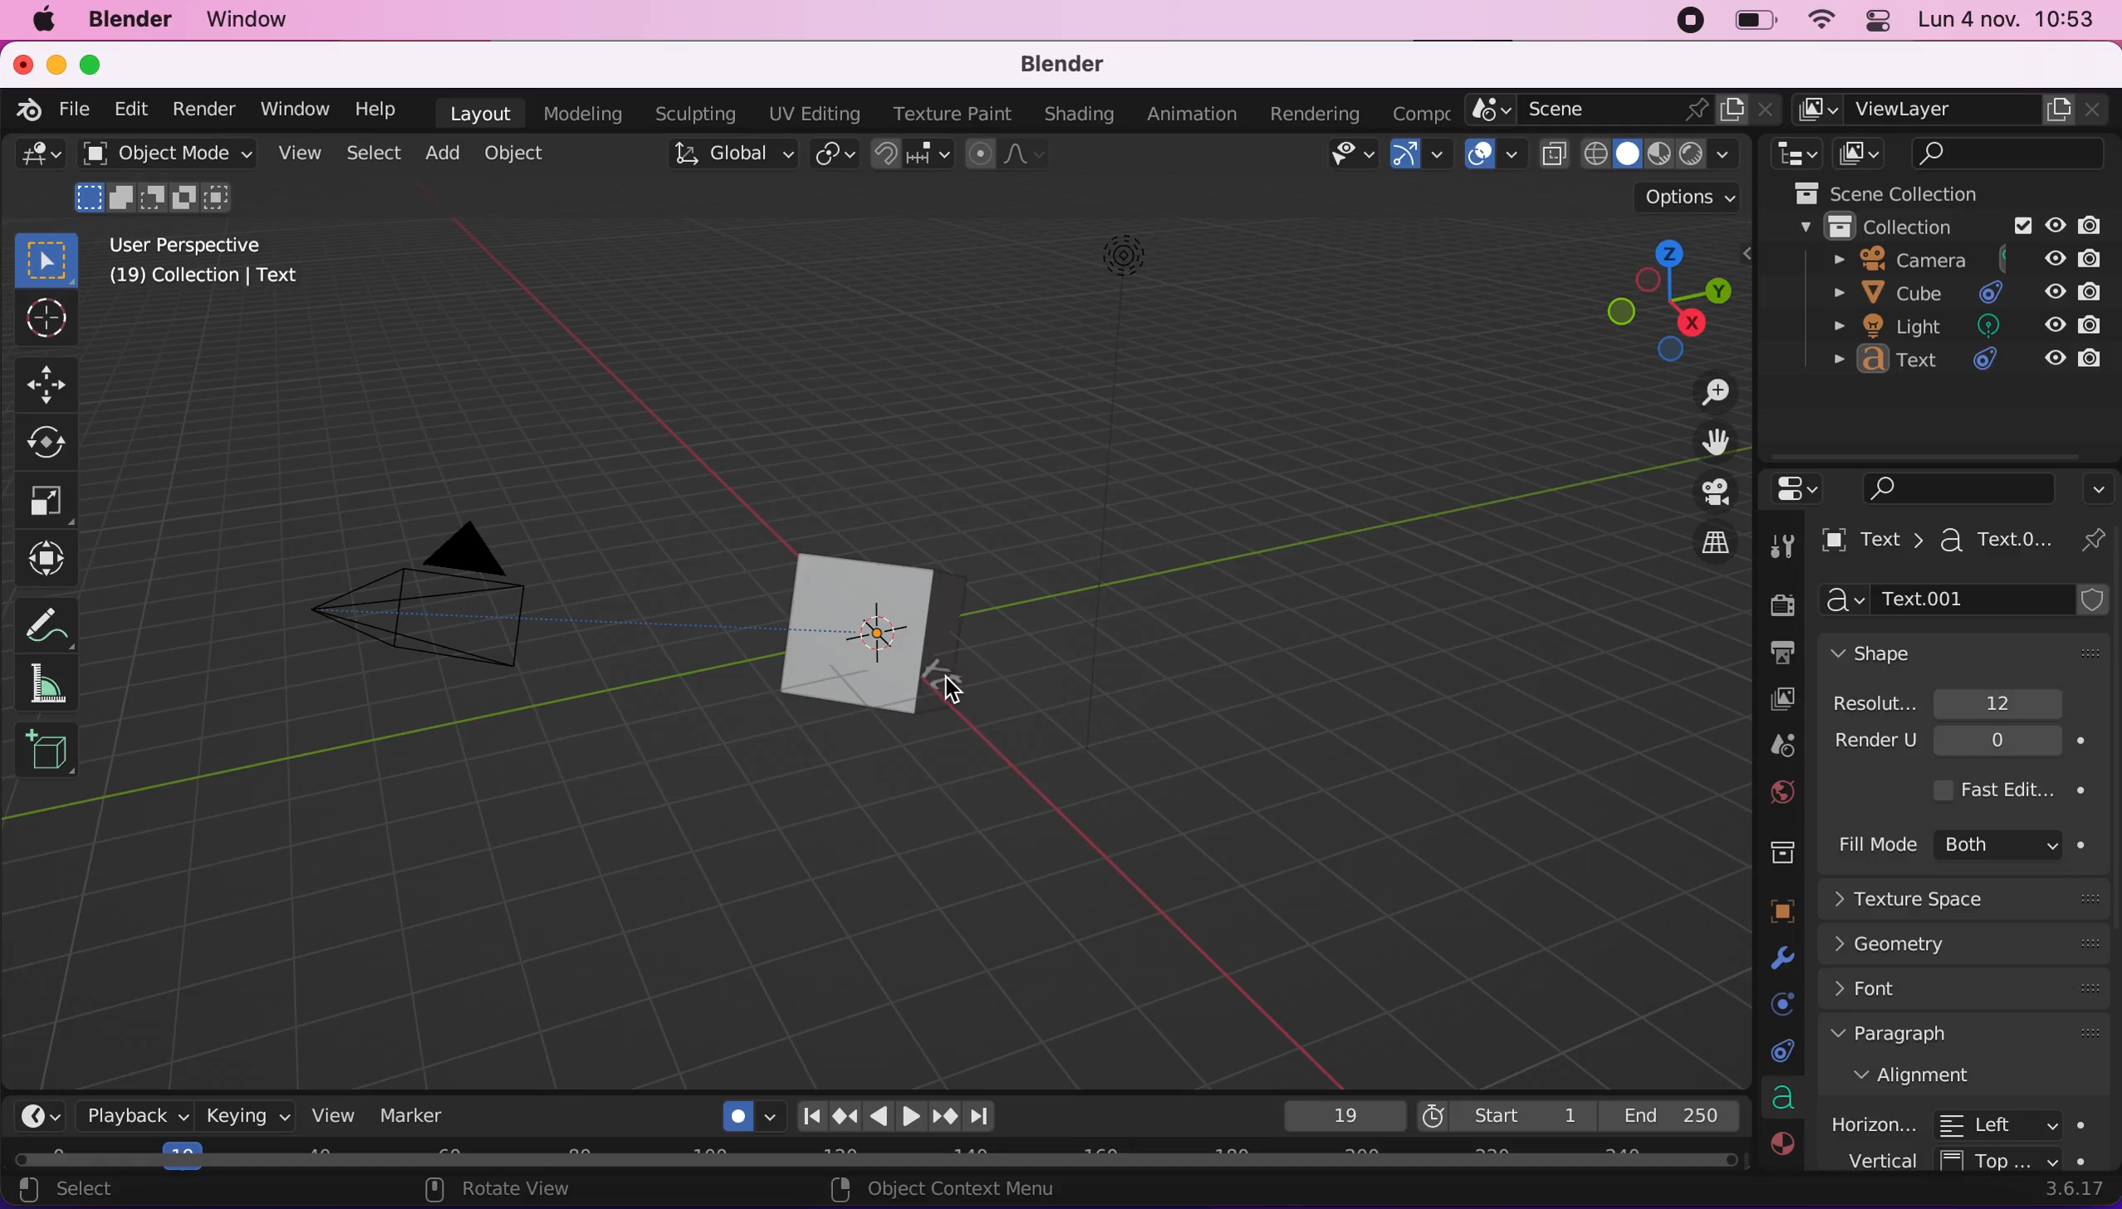 This screenshot has width=2122, height=1209. I want to click on display mode, so click(1865, 154).